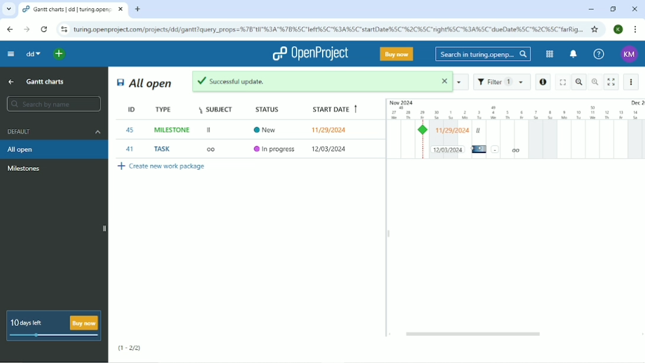  What do you see at coordinates (145, 83) in the screenshot?
I see `All open` at bounding box center [145, 83].